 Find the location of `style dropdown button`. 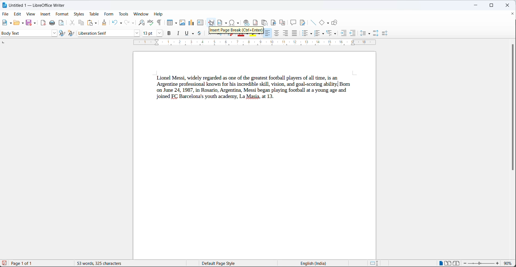

style dropdown button is located at coordinates (54, 33).